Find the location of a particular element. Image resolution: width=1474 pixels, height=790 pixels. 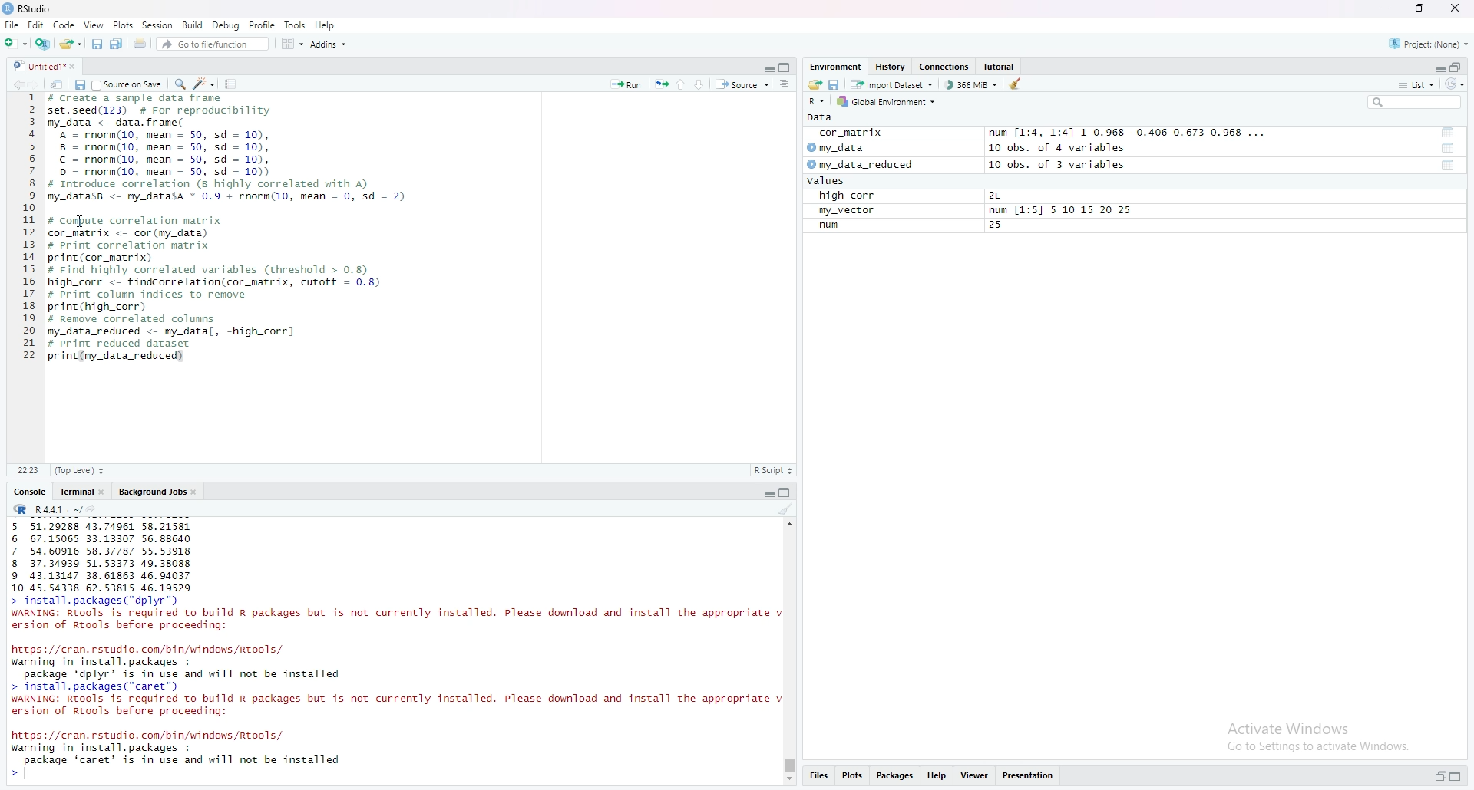

Down  is located at coordinates (699, 84).